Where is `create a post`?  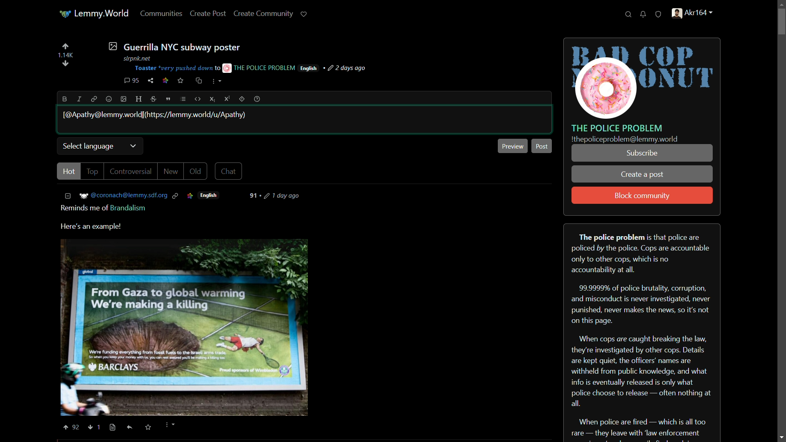
create a post is located at coordinates (643, 175).